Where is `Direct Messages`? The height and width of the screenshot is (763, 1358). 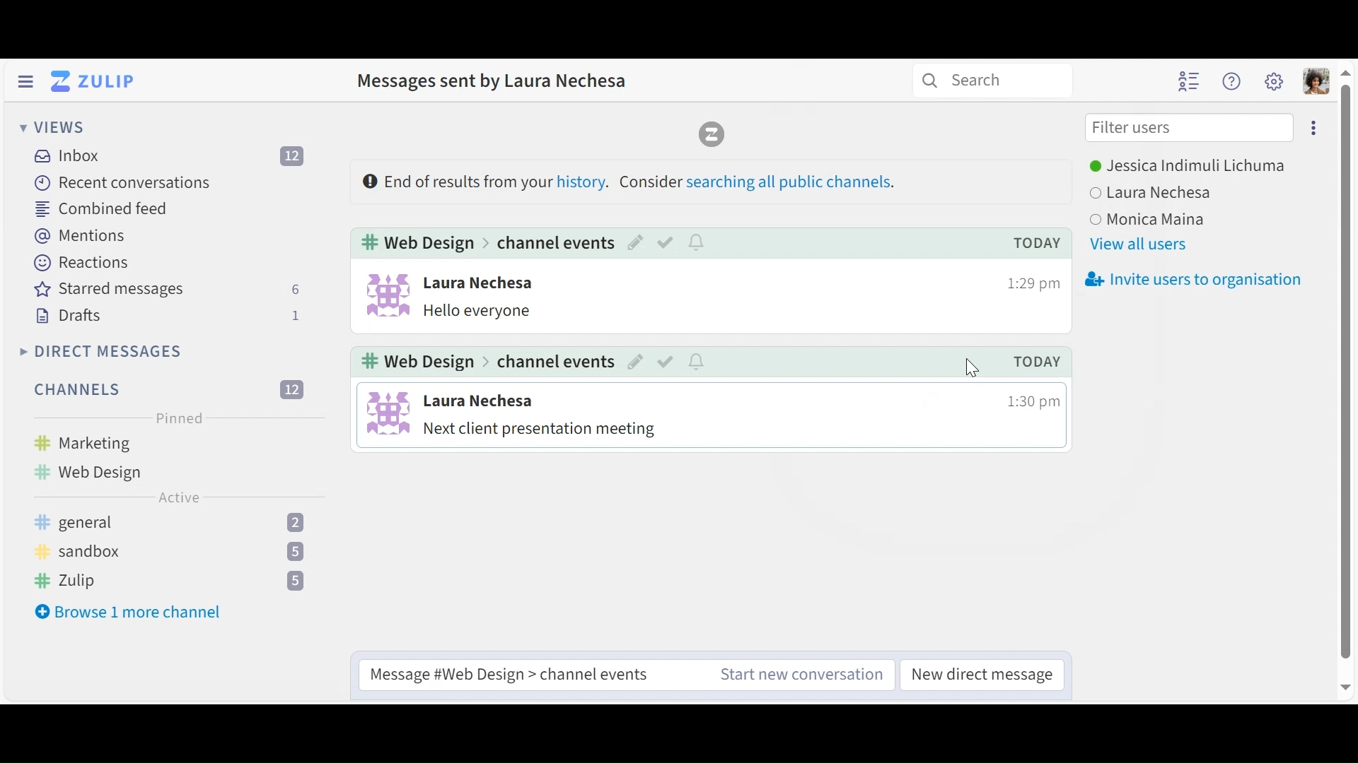 Direct Messages is located at coordinates (101, 351).